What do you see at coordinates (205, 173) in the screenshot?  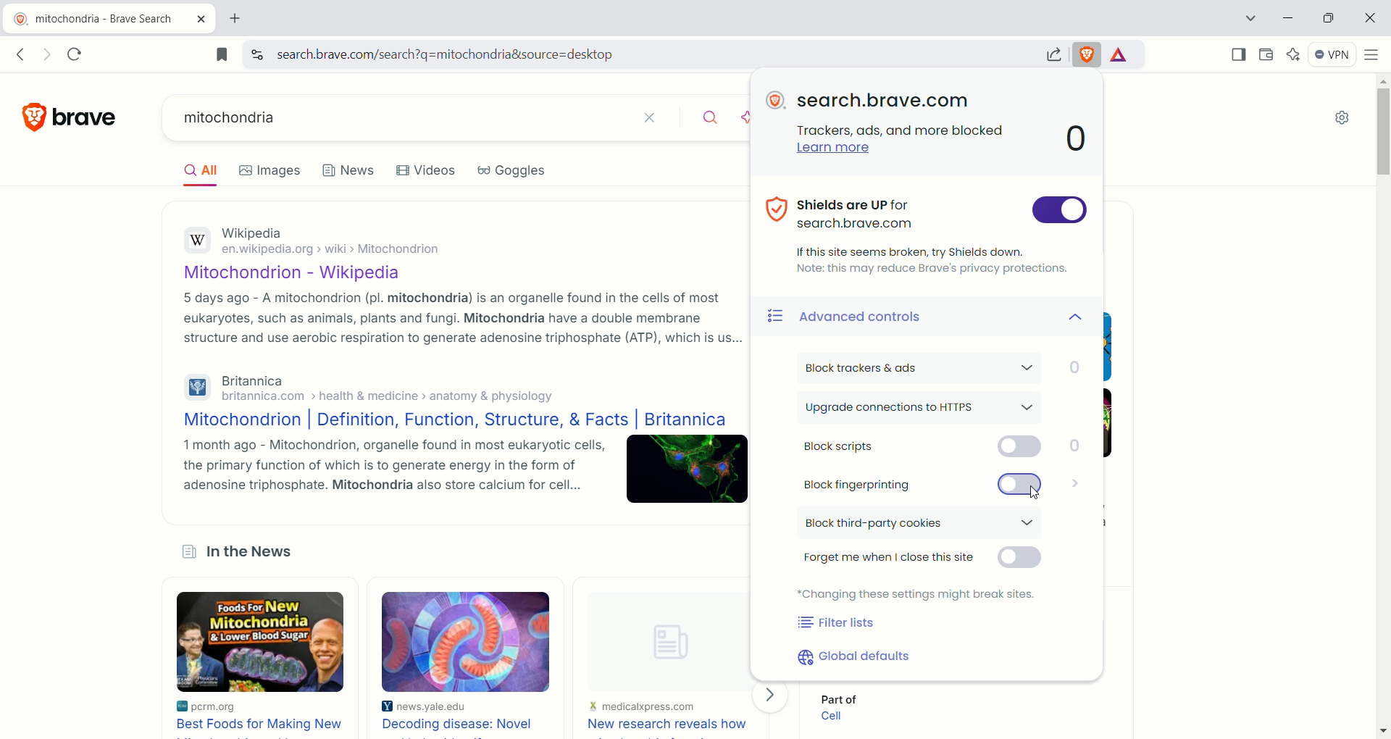 I see `All` at bounding box center [205, 173].